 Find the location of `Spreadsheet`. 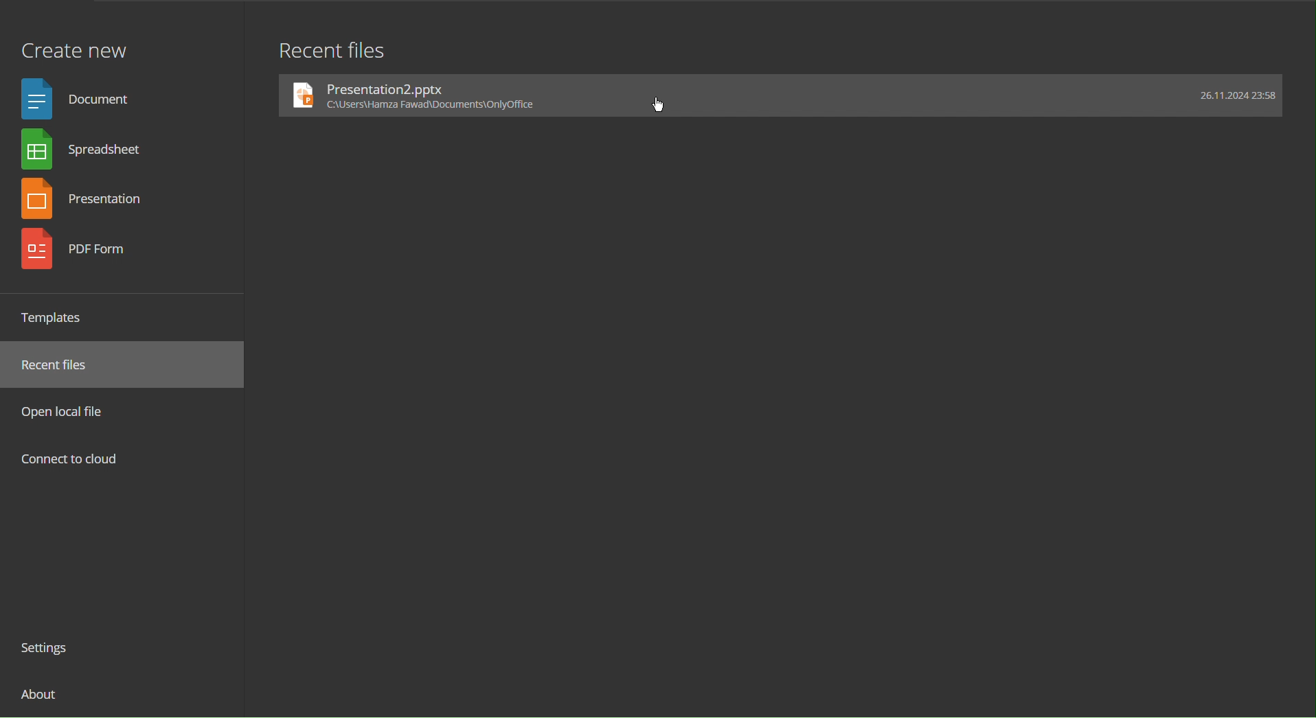

Spreadsheet is located at coordinates (87, 152).